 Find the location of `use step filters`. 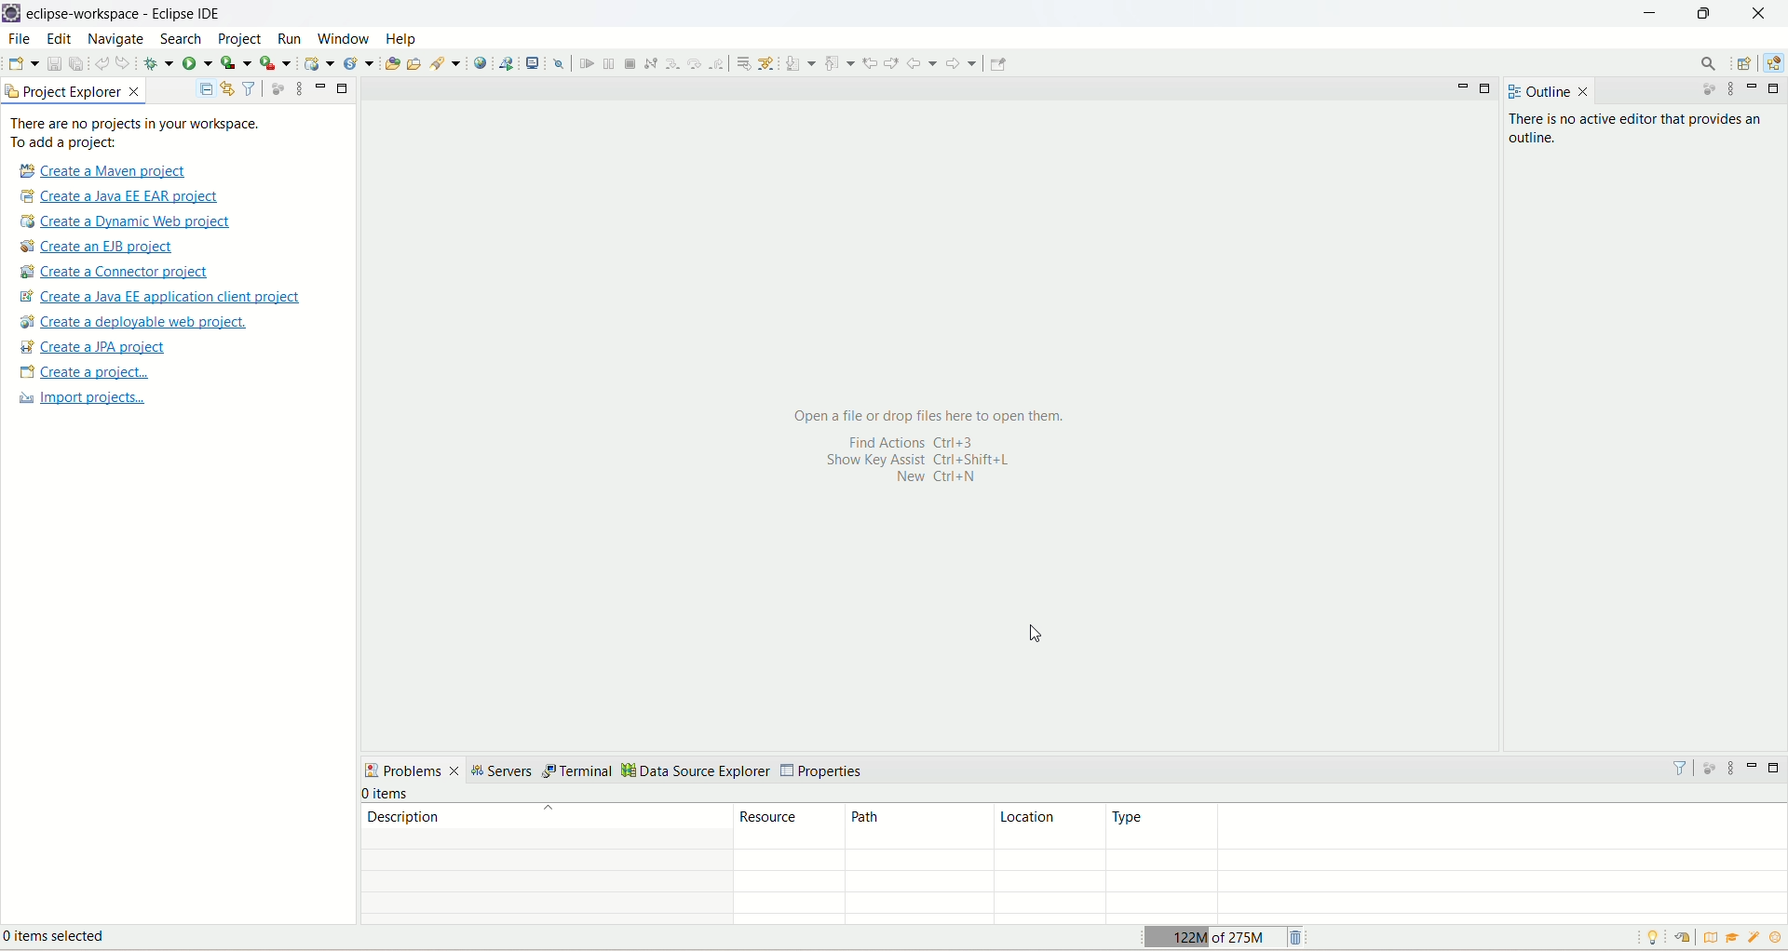

use step filters is located at coordinates (767, 62).